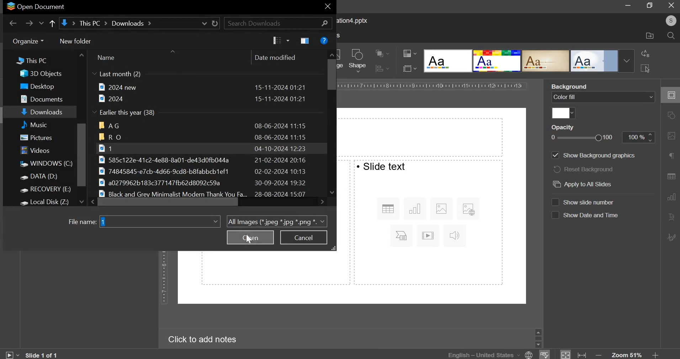 Image resolution: width=680 pixels, height=359 pixels. What do you see at coordinates (380, 52) in the screenshot?
I see `arrangement` at bounding box center [380, 52].